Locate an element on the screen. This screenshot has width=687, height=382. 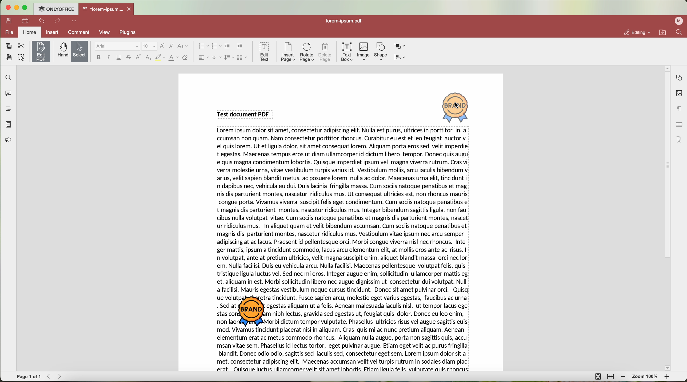
strikeout is located at coordinates (129, 58).